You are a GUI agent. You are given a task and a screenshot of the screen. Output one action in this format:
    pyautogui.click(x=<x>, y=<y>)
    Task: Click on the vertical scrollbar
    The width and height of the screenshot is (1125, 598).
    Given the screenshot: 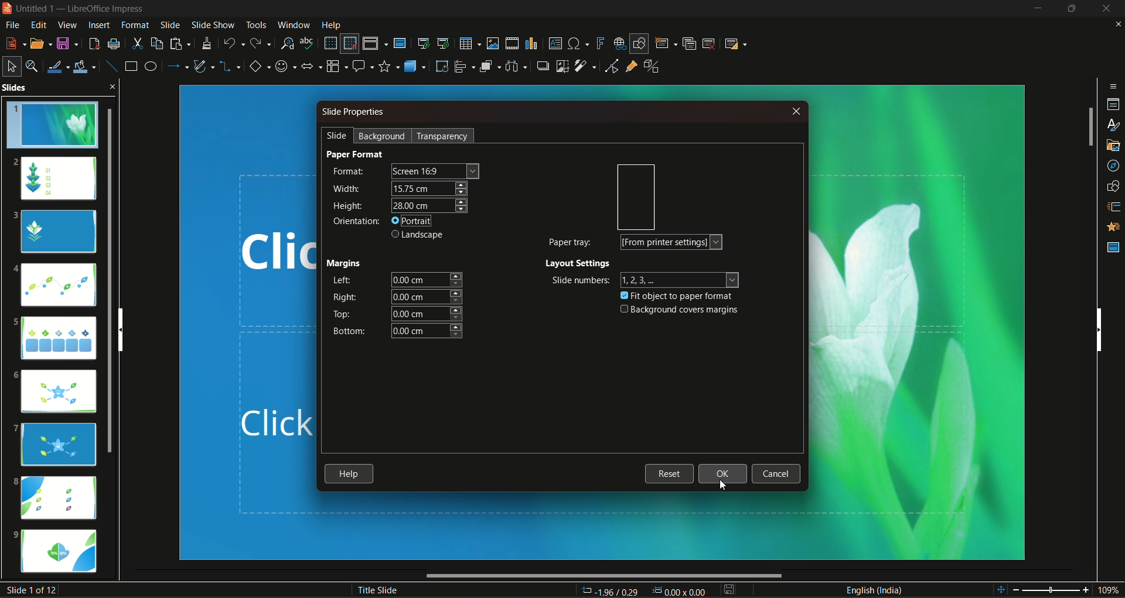 What is the action you would take?
    pyautogui.click(x=1099, y=328)
    